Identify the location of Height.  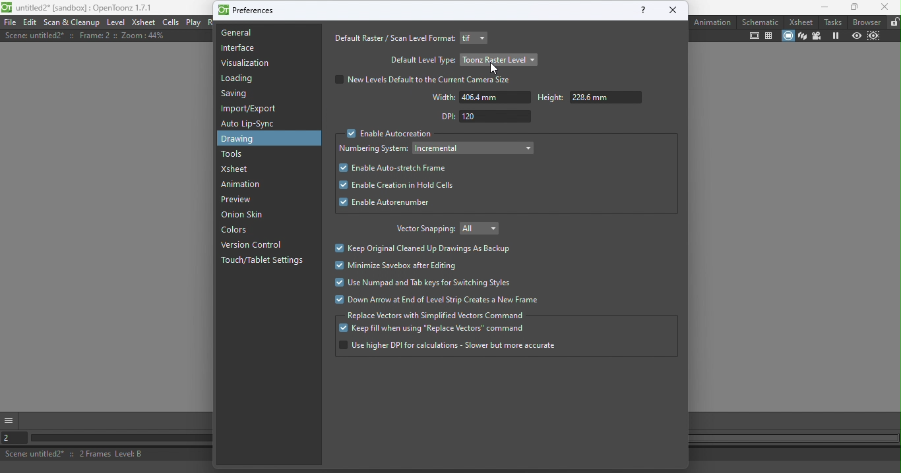
(587, 97).